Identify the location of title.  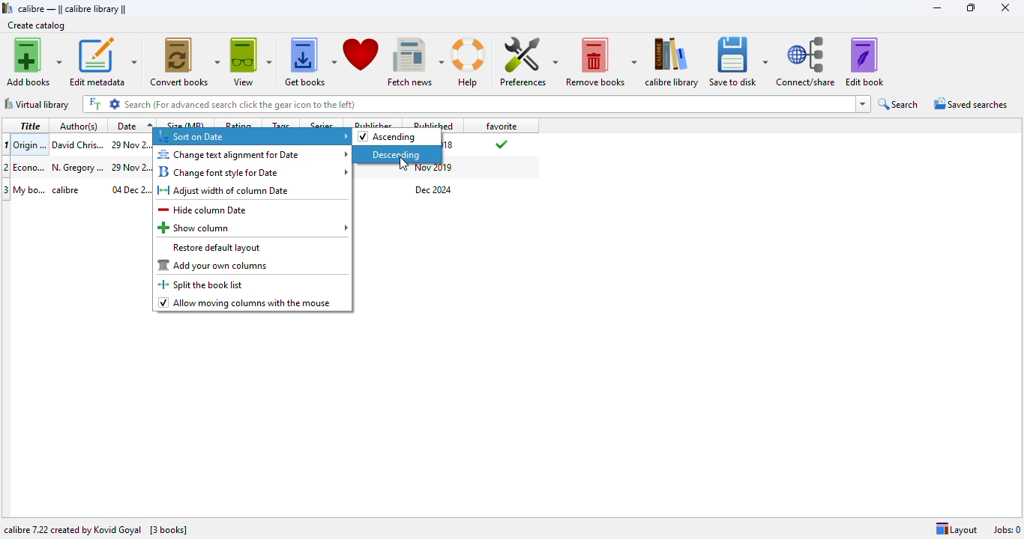
(30, 144).